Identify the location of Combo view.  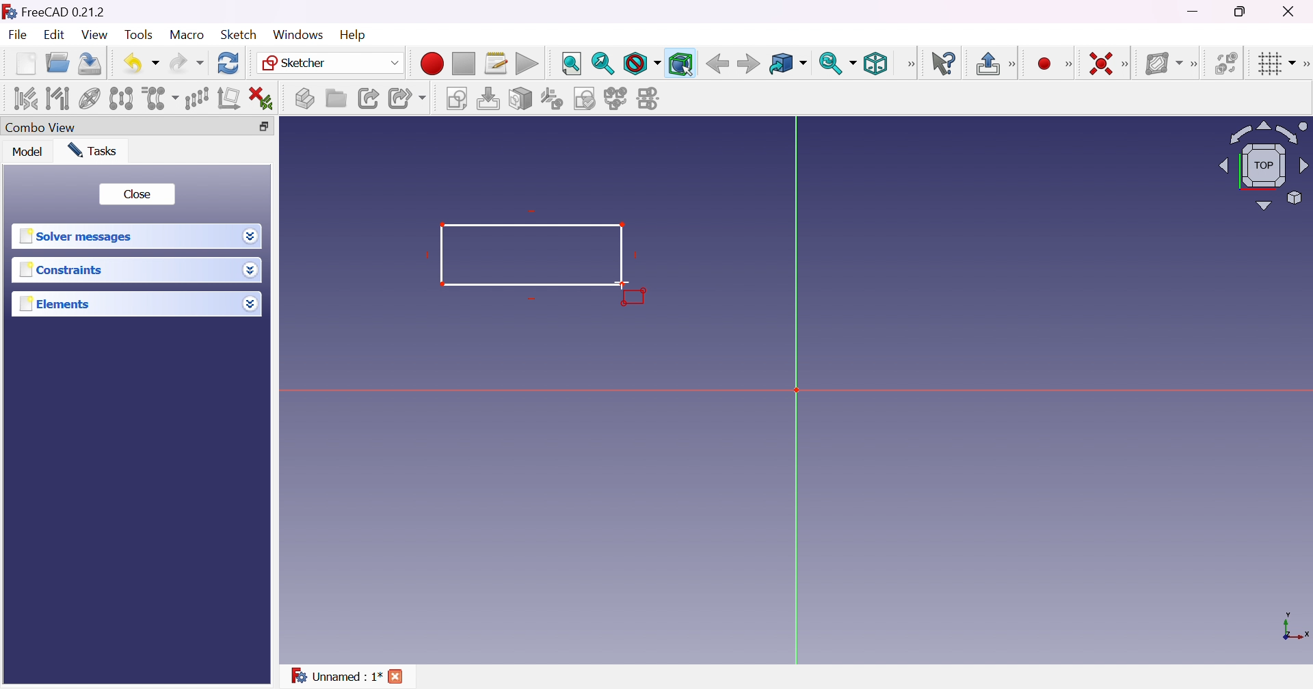
(41, 127).